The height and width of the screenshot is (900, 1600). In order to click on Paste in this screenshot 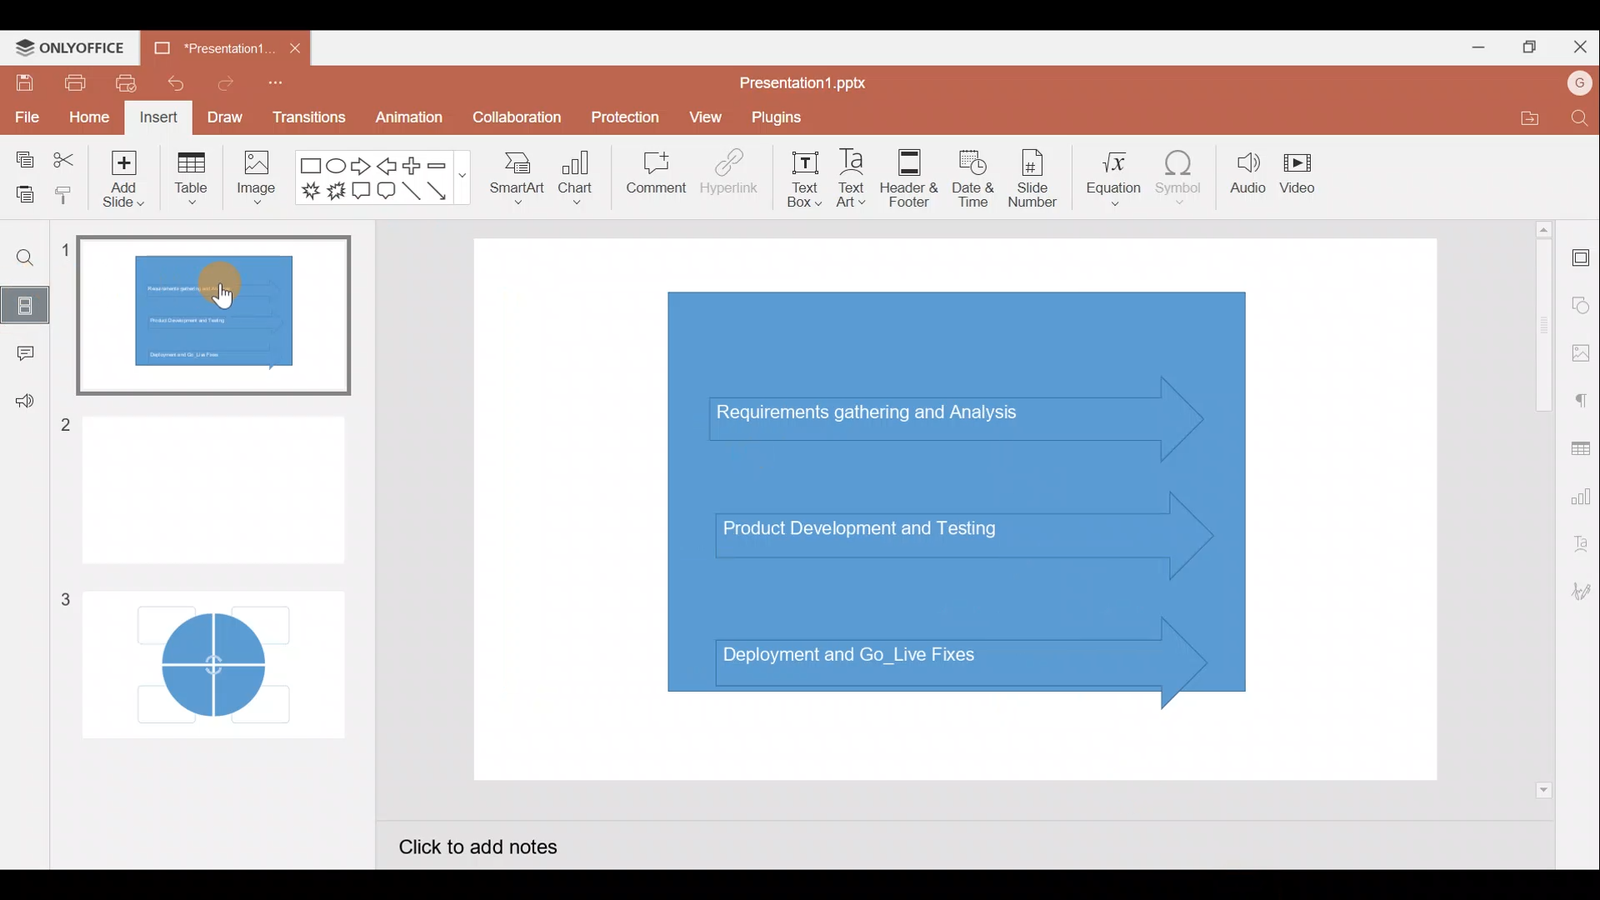, I will do `click(22, 191)`.